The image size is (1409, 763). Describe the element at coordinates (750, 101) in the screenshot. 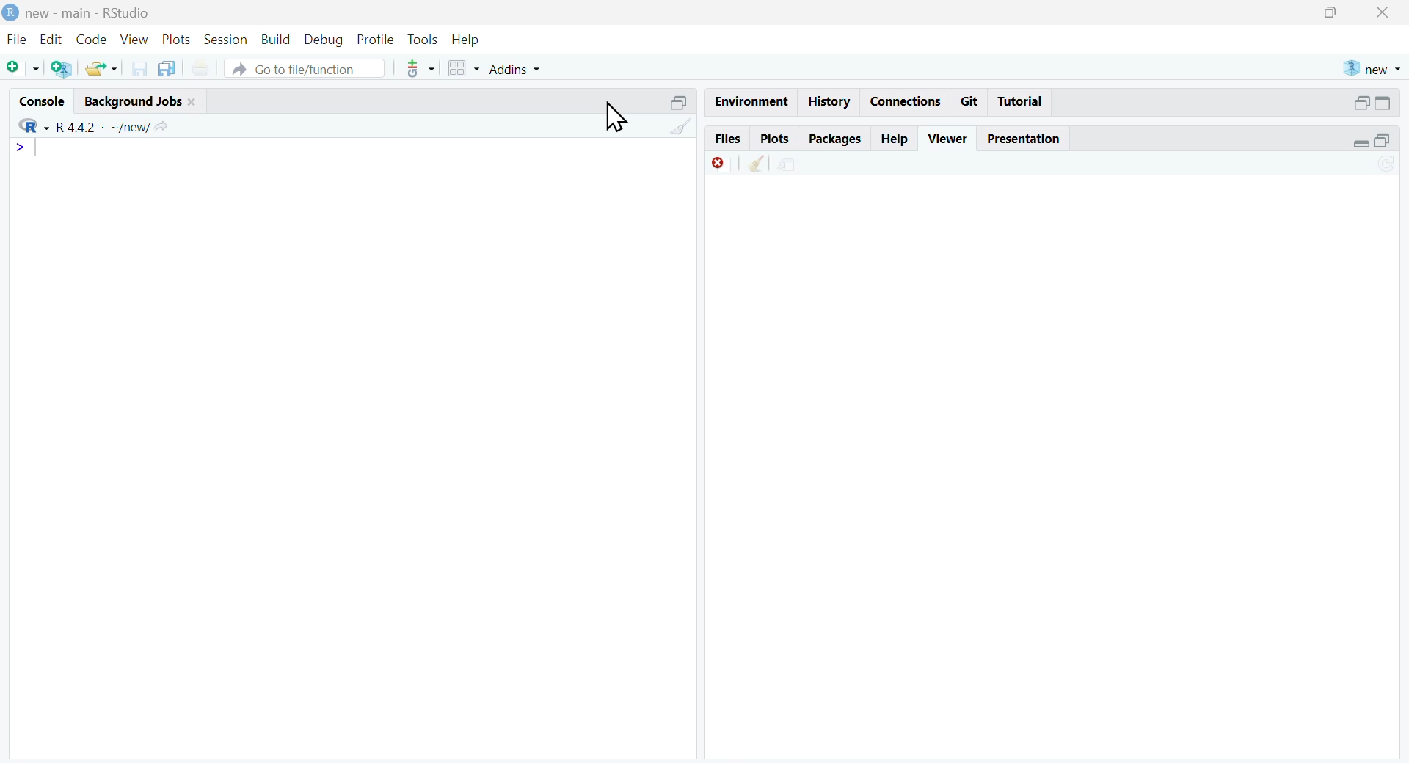

I see `enviornment` at that location.